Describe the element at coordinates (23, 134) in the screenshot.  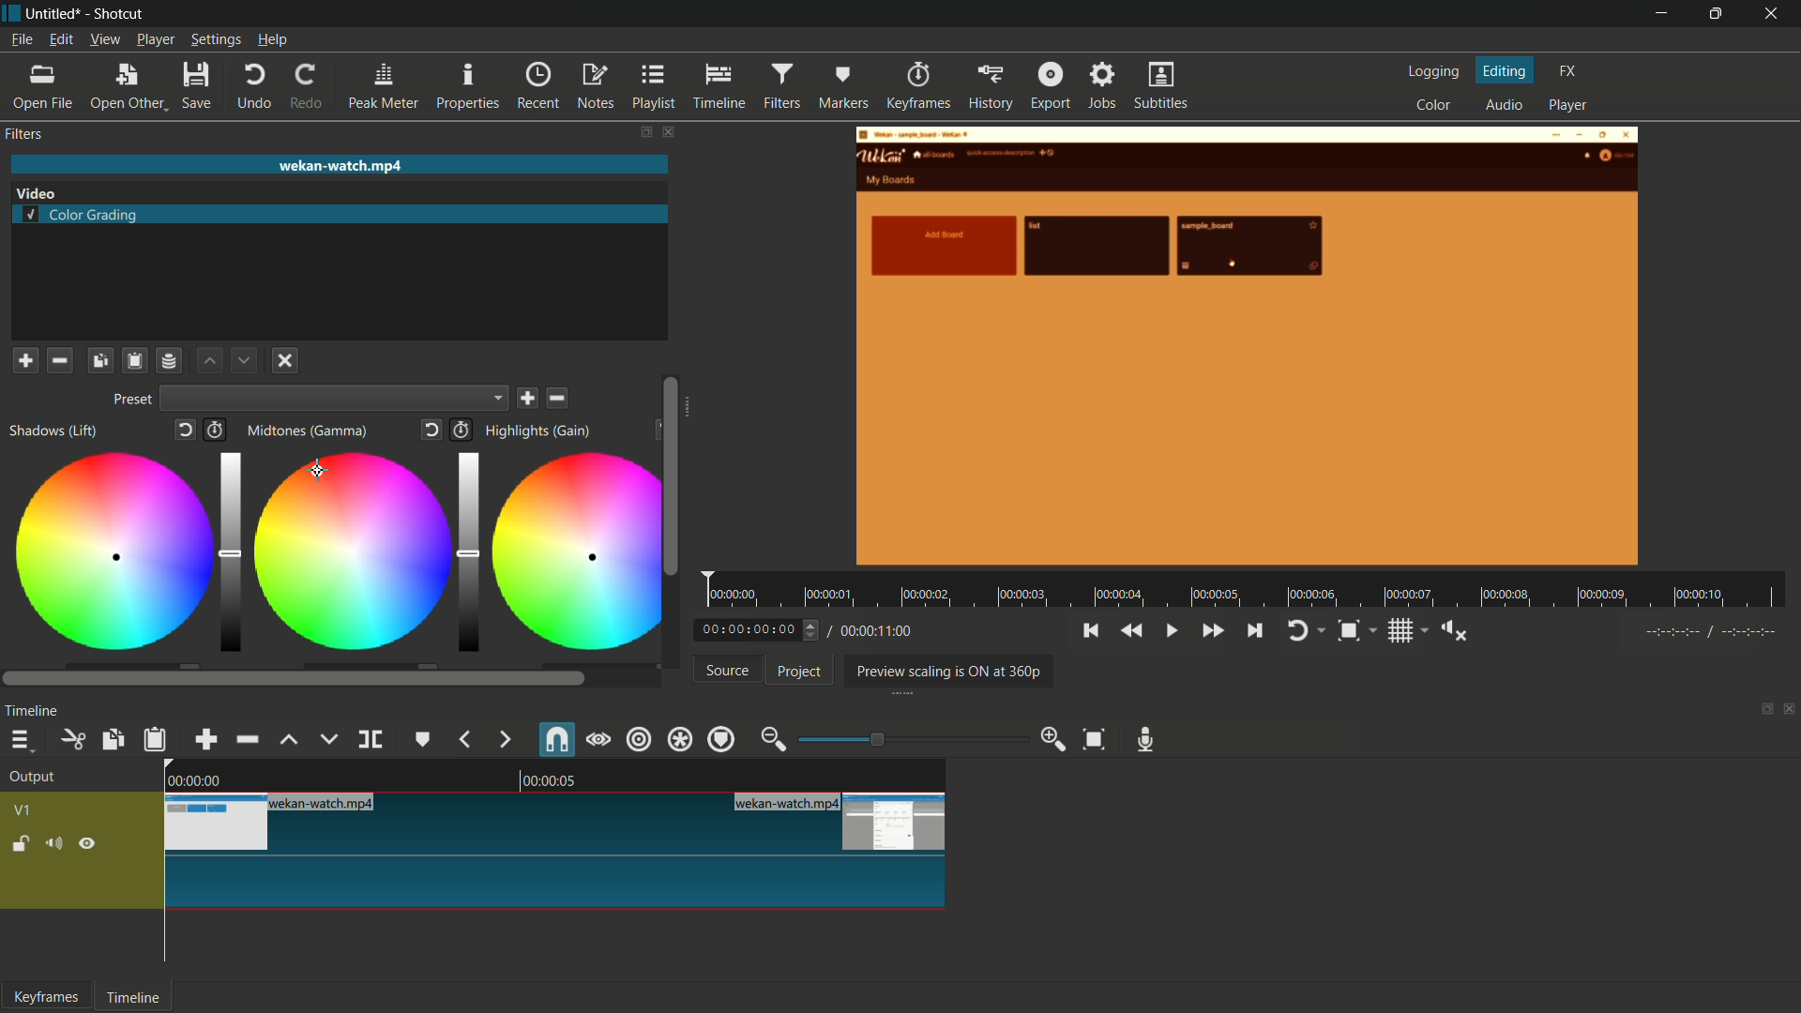
I see `filters` at that location.